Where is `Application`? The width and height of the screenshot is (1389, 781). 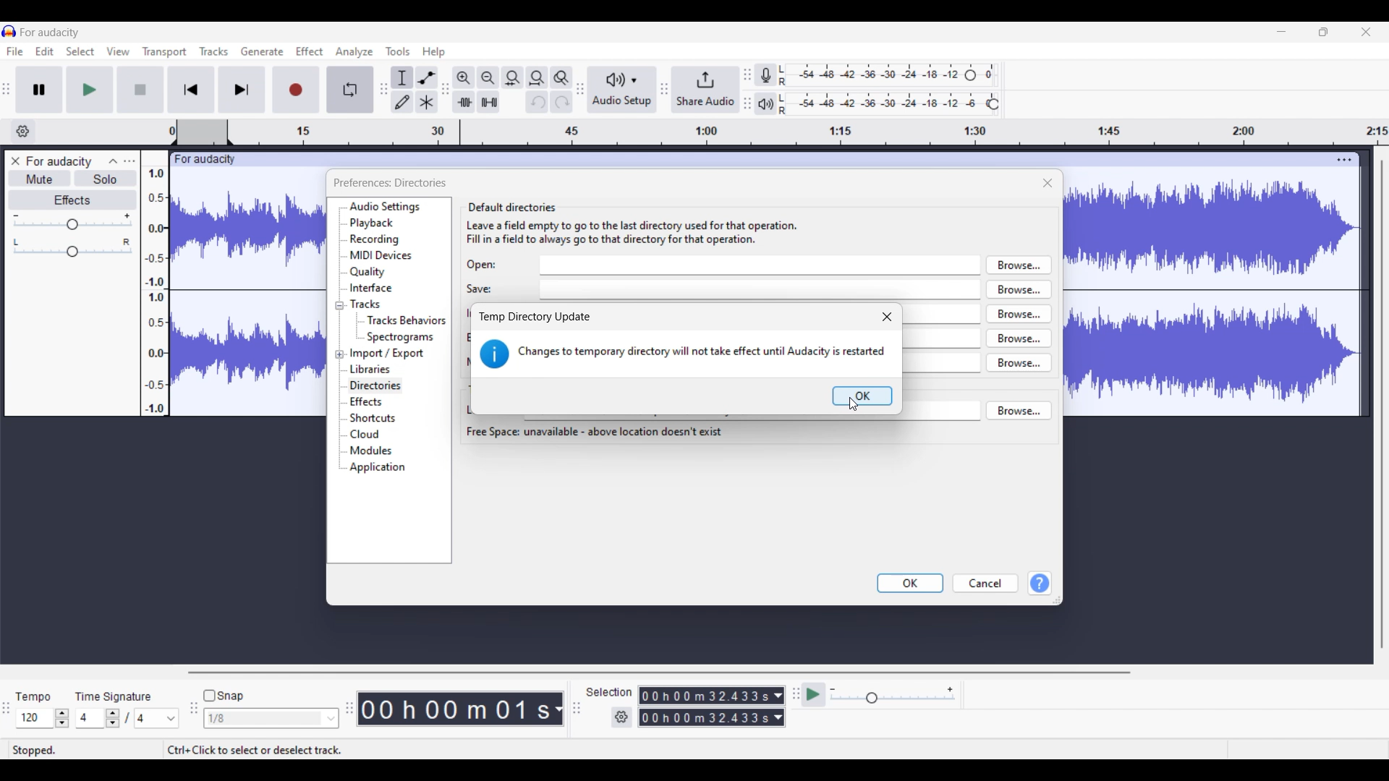
Application is located at coordinates (377, 468).